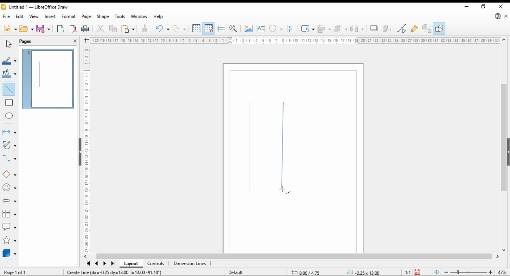 This screenshot has width=510, height=276. What do you see at coordinates (276, 29) in the screenshot?
I see `insert special characters` at bounding box center [276, 29].